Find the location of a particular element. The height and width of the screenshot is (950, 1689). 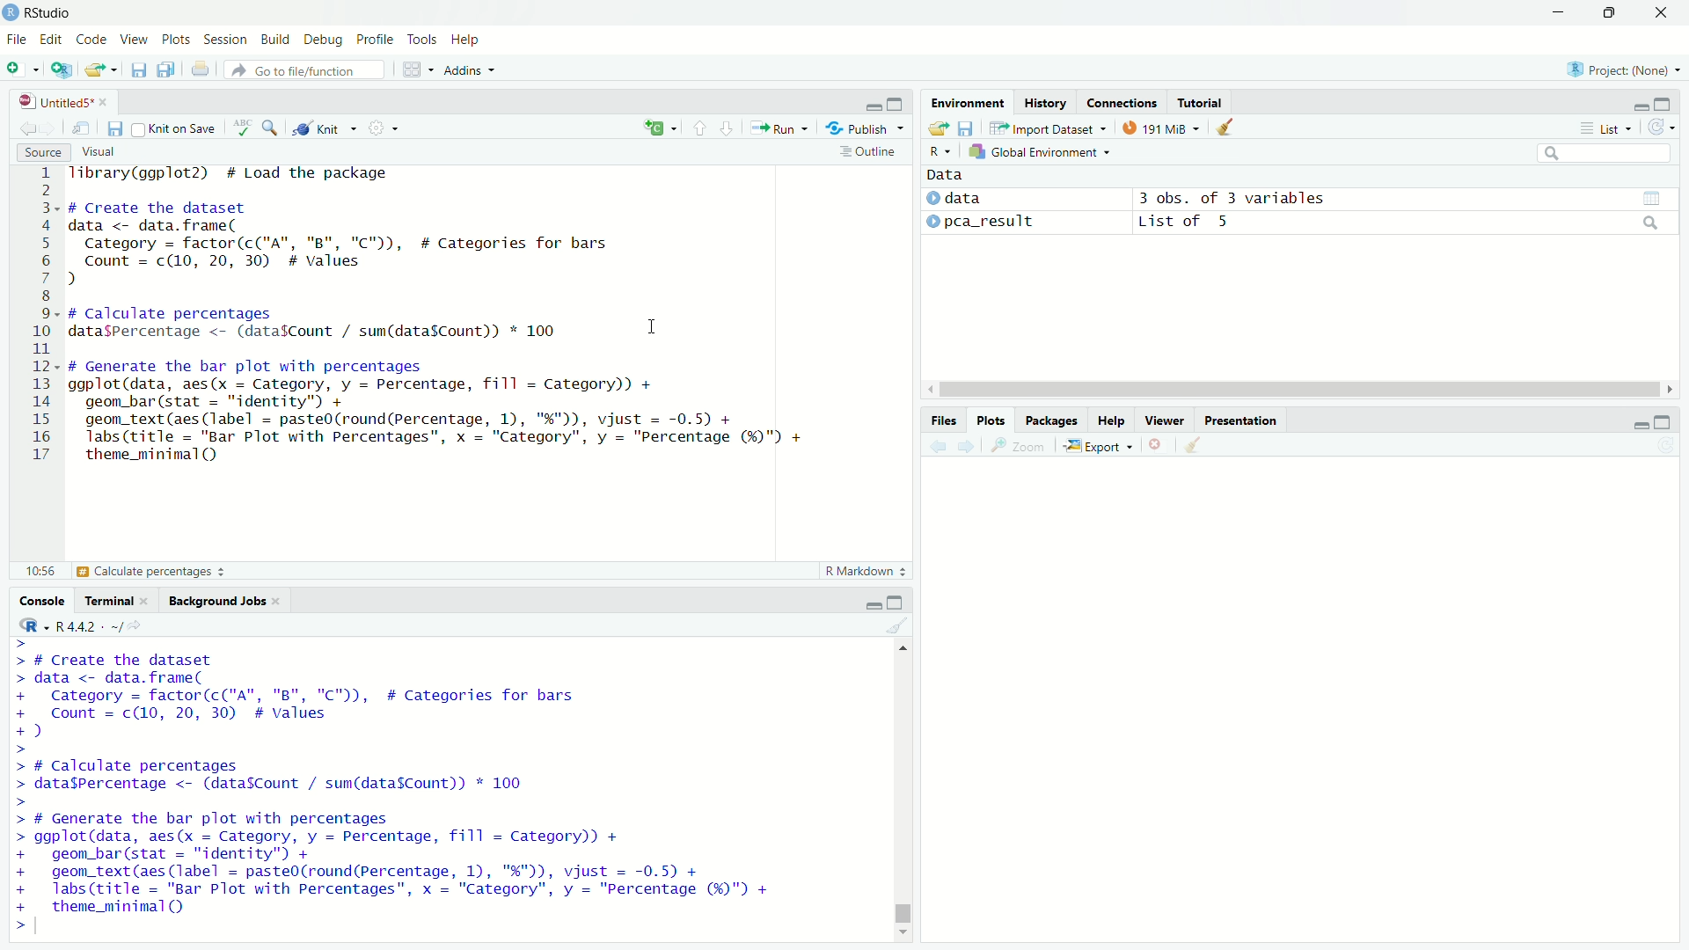

knit on save is located at coordinates (176, 129).